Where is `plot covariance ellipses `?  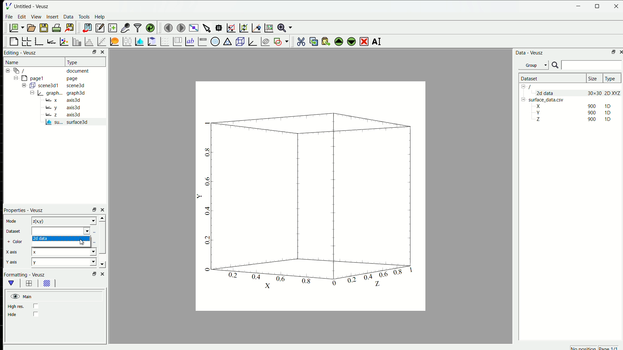
plot covariance ellipses  is located at coordinates (266, 41).